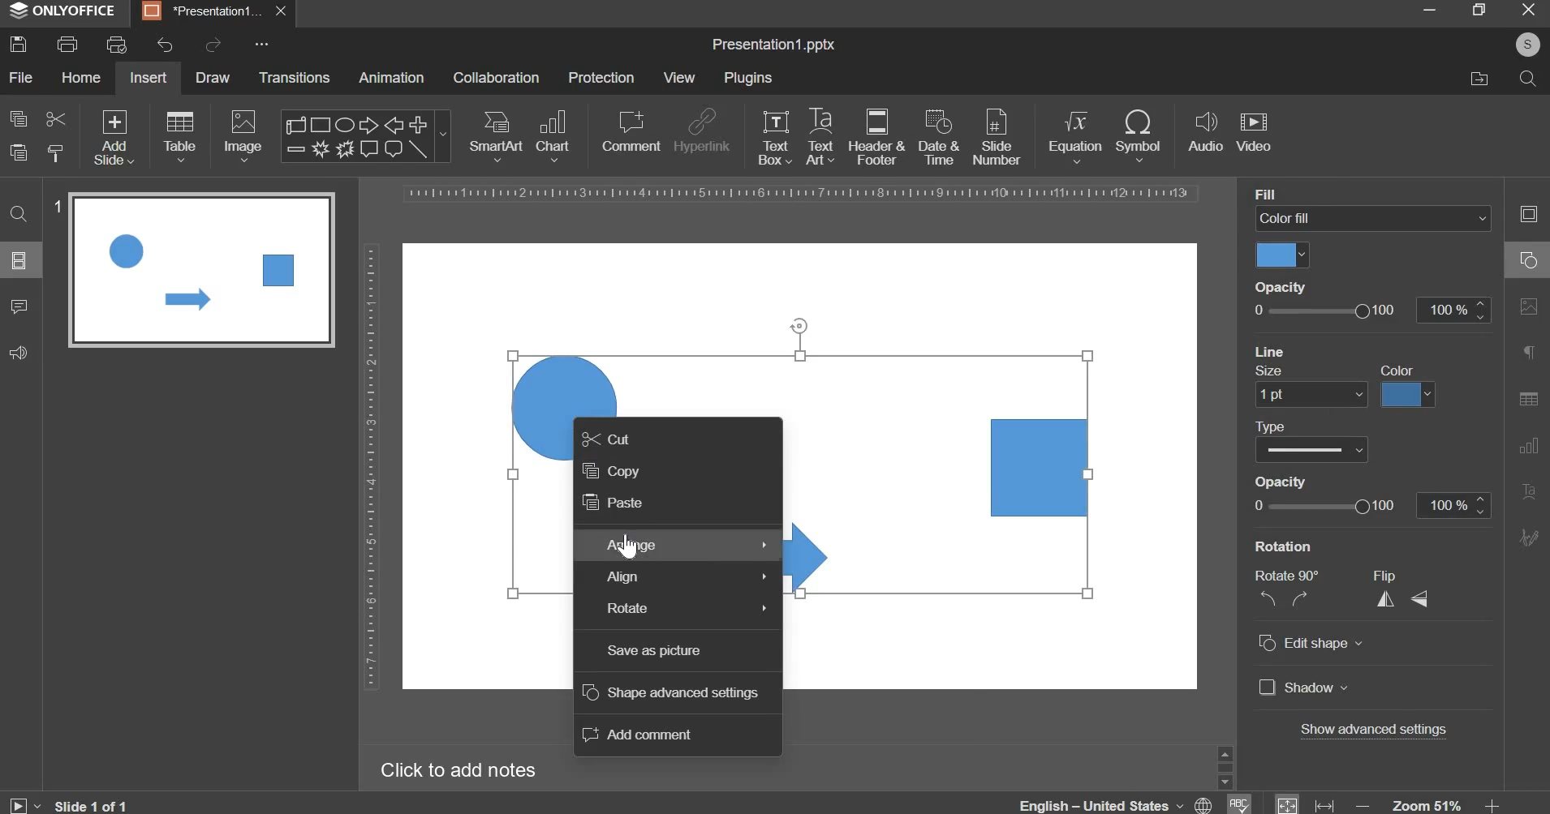 The image size is (1550, 814). Describe the element at coordinates (1369, 310) in the screenshot. I see `opacity` at that location.